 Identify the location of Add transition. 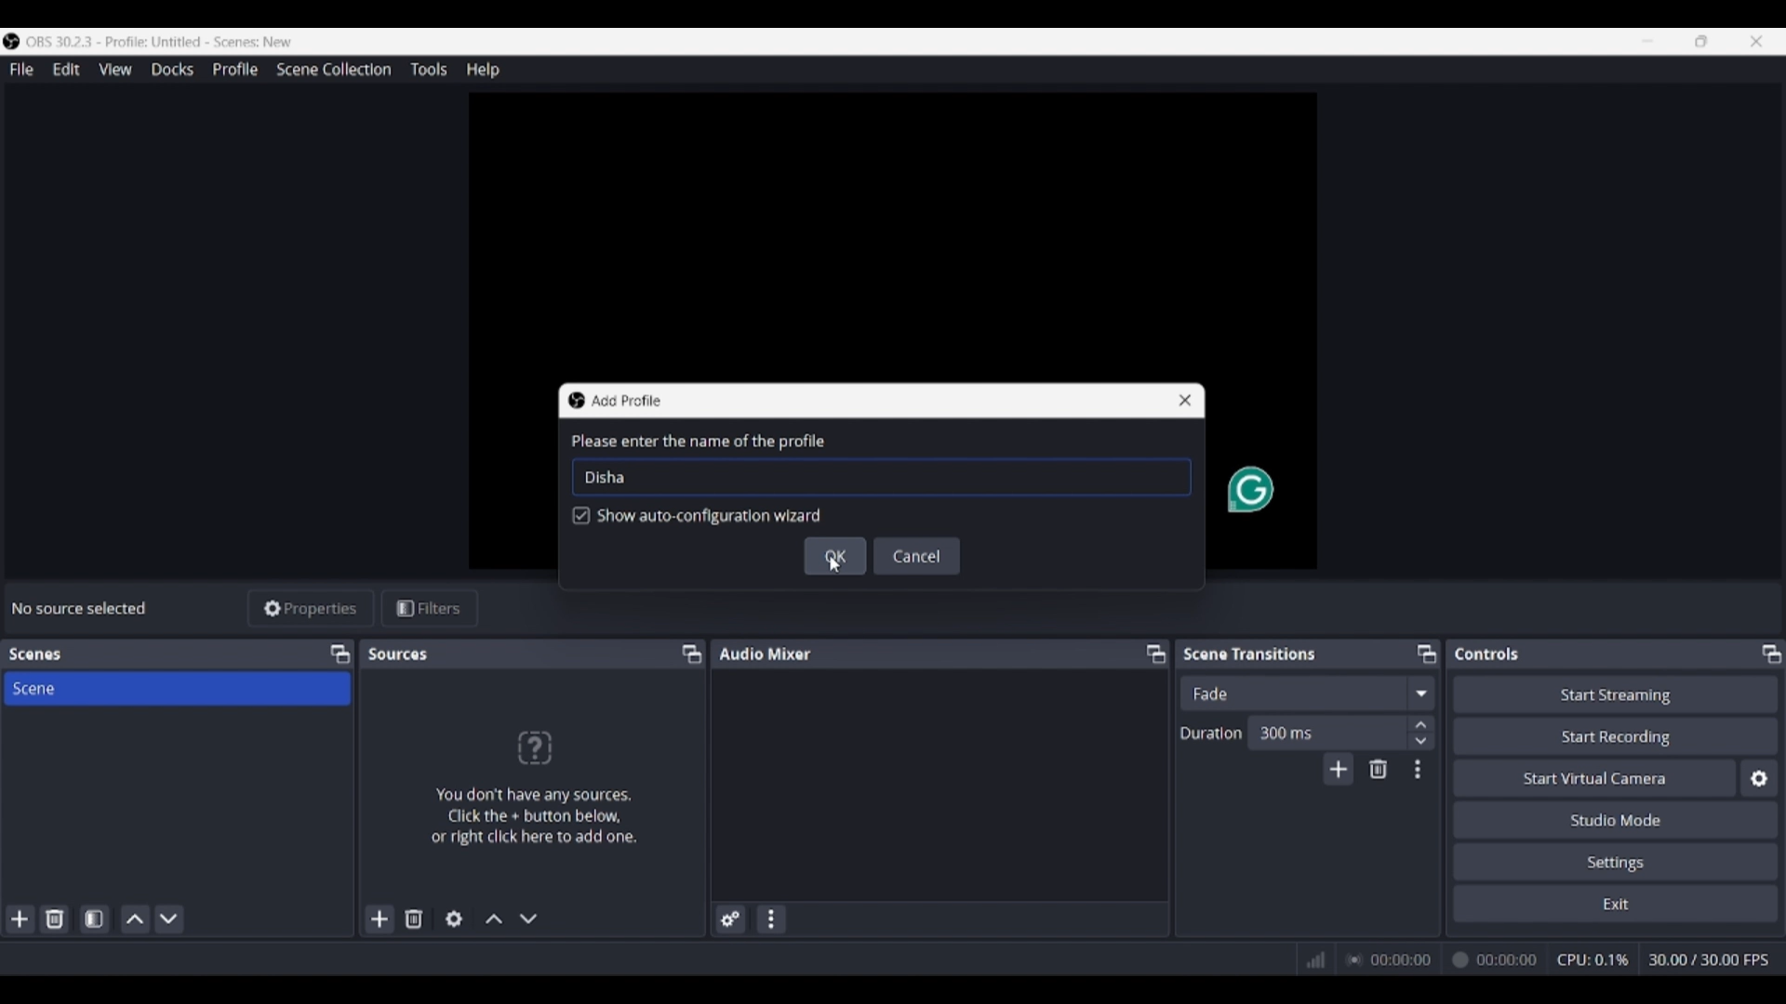
(1338, 769).